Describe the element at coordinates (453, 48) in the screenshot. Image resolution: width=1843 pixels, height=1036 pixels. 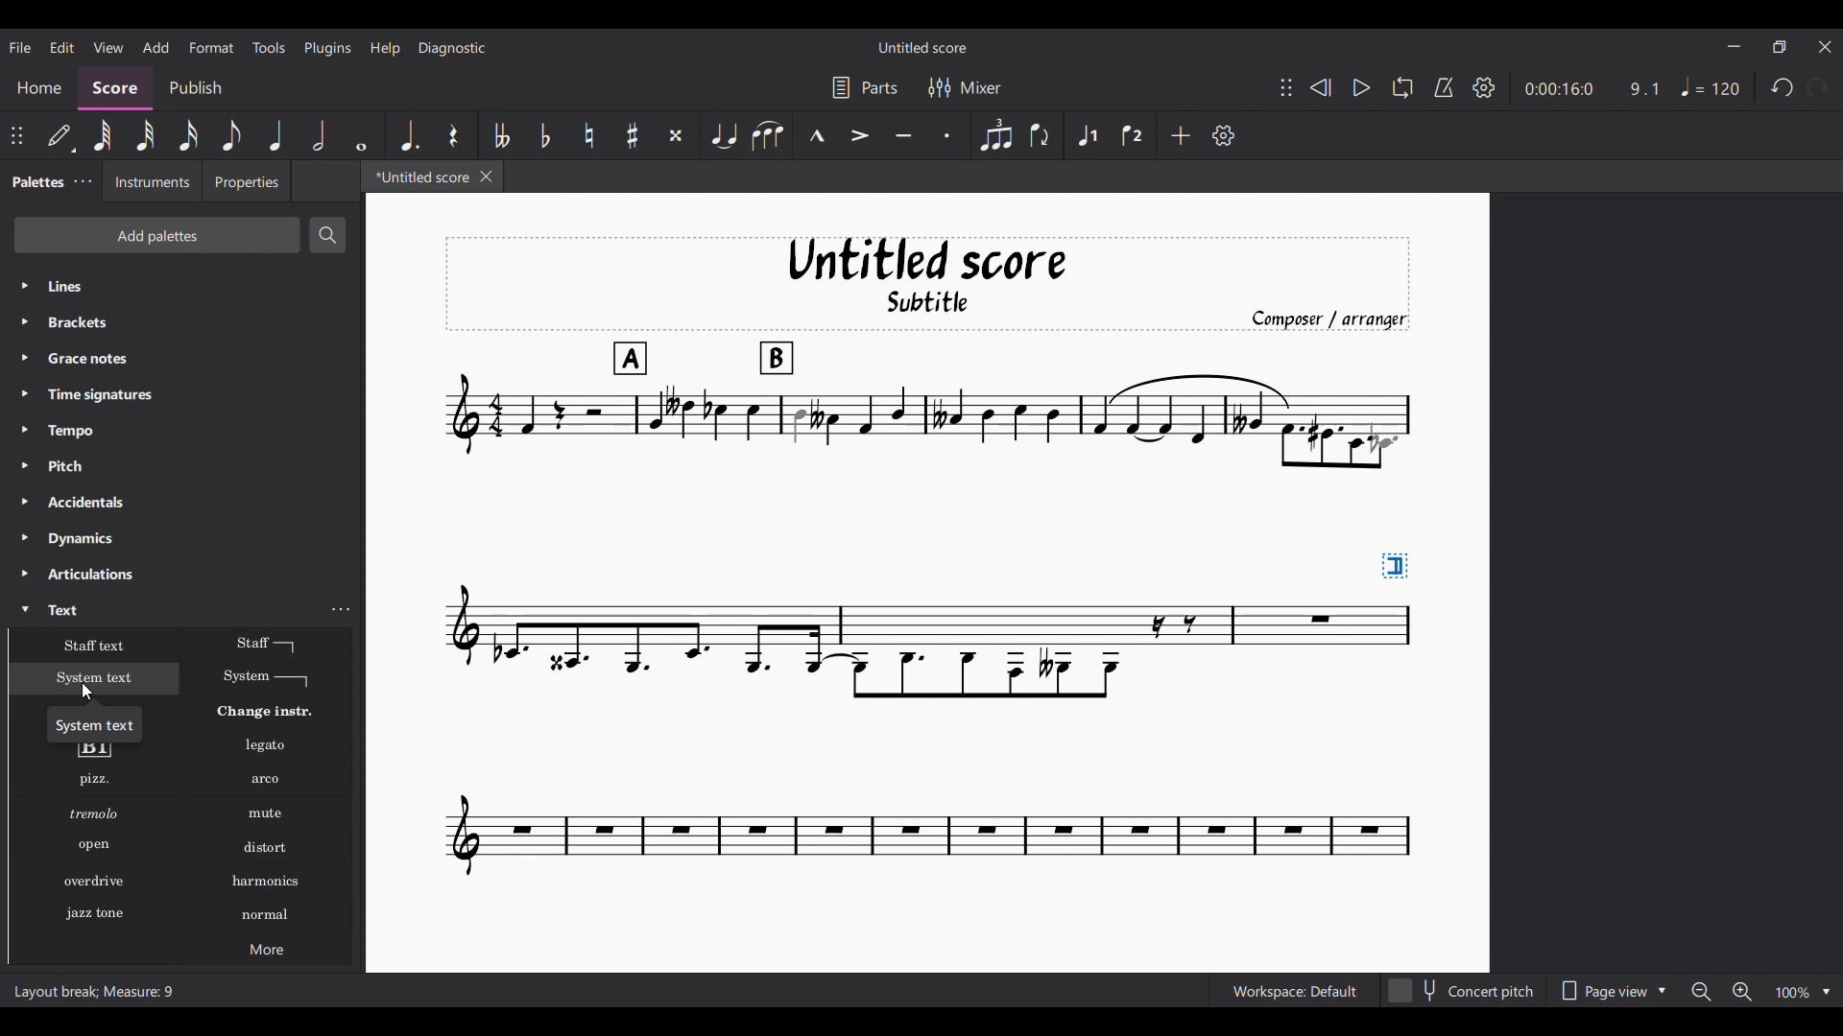
I see `Diagnostic menu` at that location.